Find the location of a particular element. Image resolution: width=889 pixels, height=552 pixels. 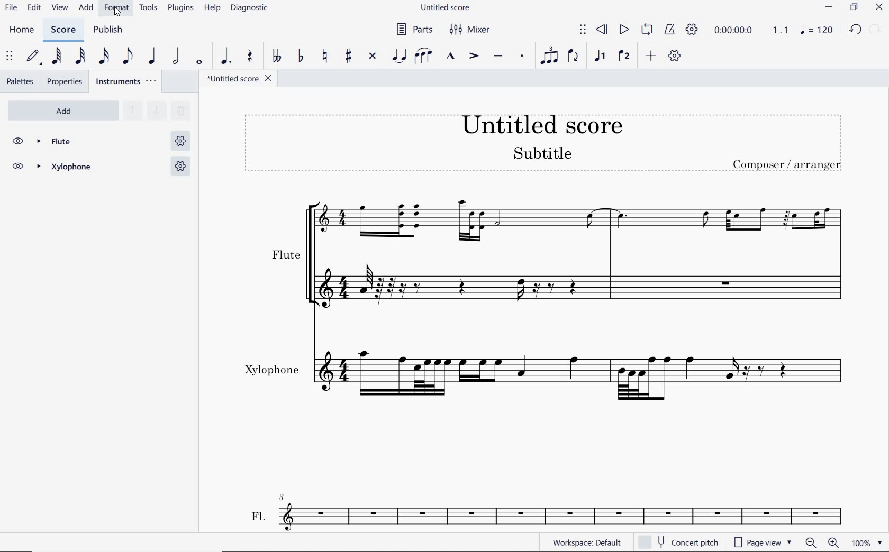

FLUTE is located at coordinates (101, 142).